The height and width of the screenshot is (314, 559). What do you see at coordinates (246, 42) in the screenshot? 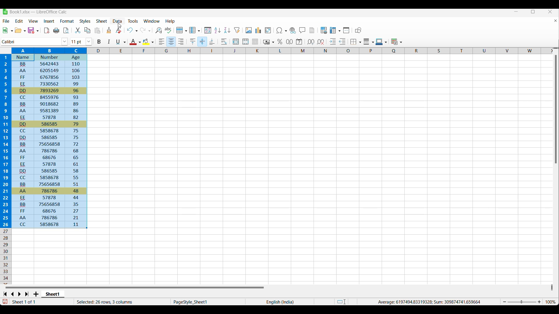
I see `Merge cells` at bounding box center [246, 42].